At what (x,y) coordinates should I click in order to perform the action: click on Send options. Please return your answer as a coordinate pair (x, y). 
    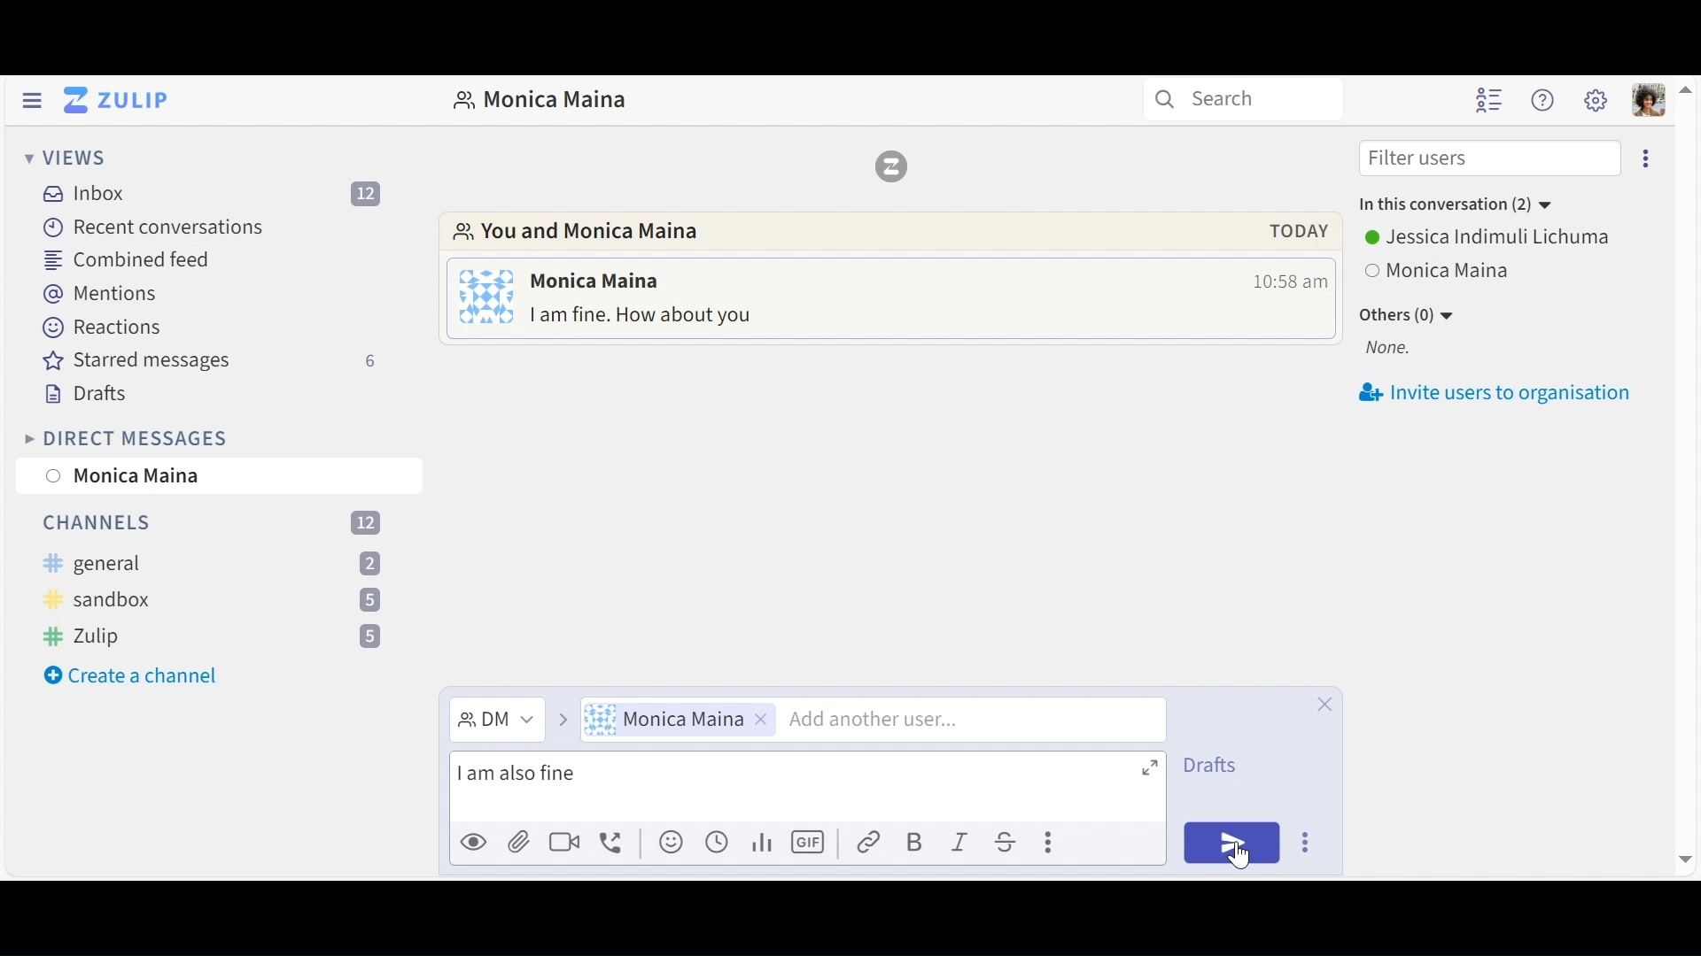
    Looking at the image, I should click on (1309, 844).